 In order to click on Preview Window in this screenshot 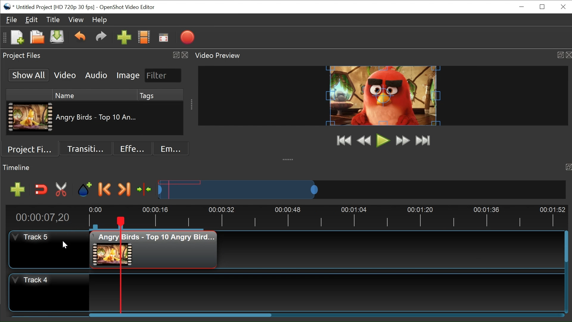, I will do `click(385, 95)`.